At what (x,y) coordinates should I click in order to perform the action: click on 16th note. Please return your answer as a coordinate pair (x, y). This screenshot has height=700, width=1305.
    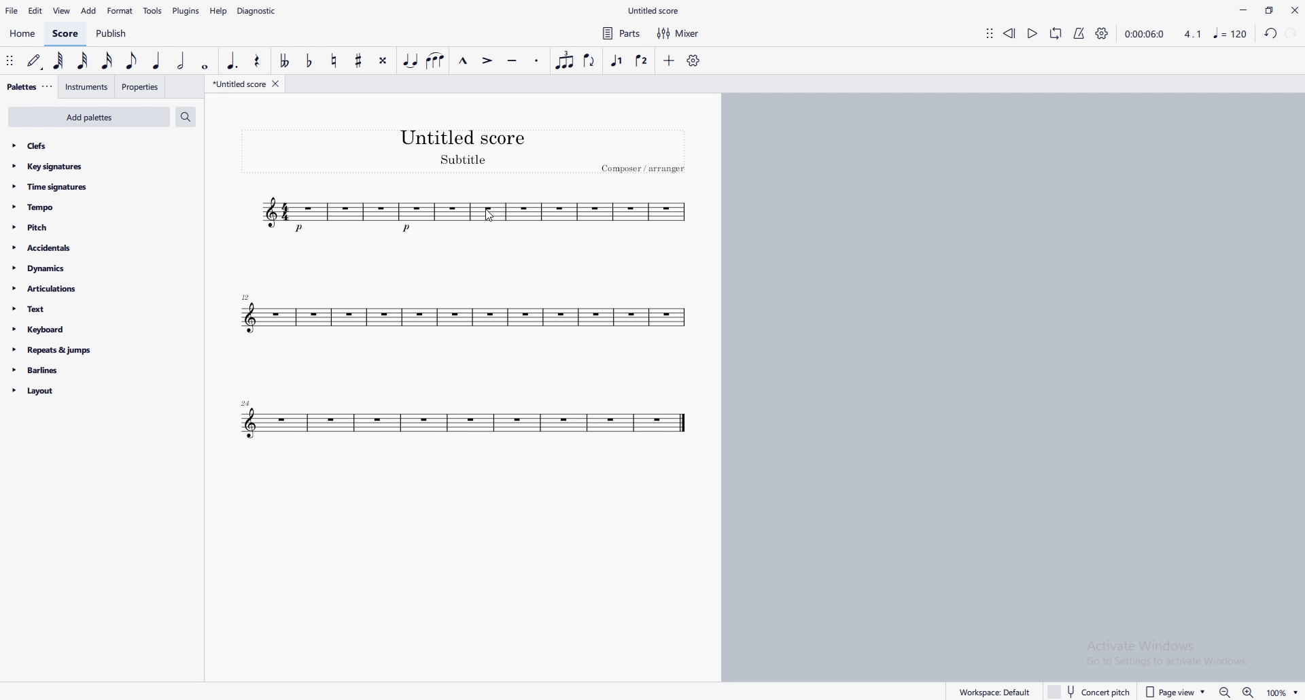
    Looking at the image, I should click on (107, 61).